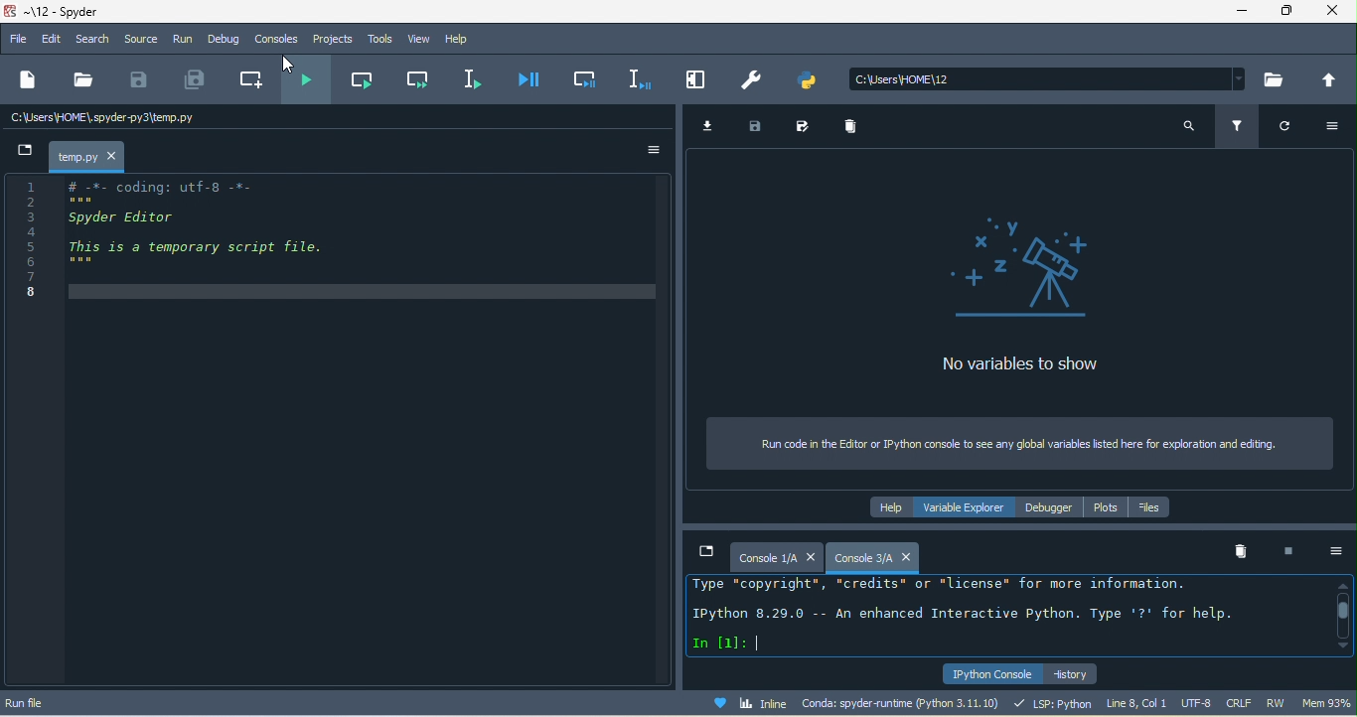 The image size is (1357, 717). What do you see at coordinates (334, 41) in the screenshot?
I see `projects` at bounding box center [334, 41].